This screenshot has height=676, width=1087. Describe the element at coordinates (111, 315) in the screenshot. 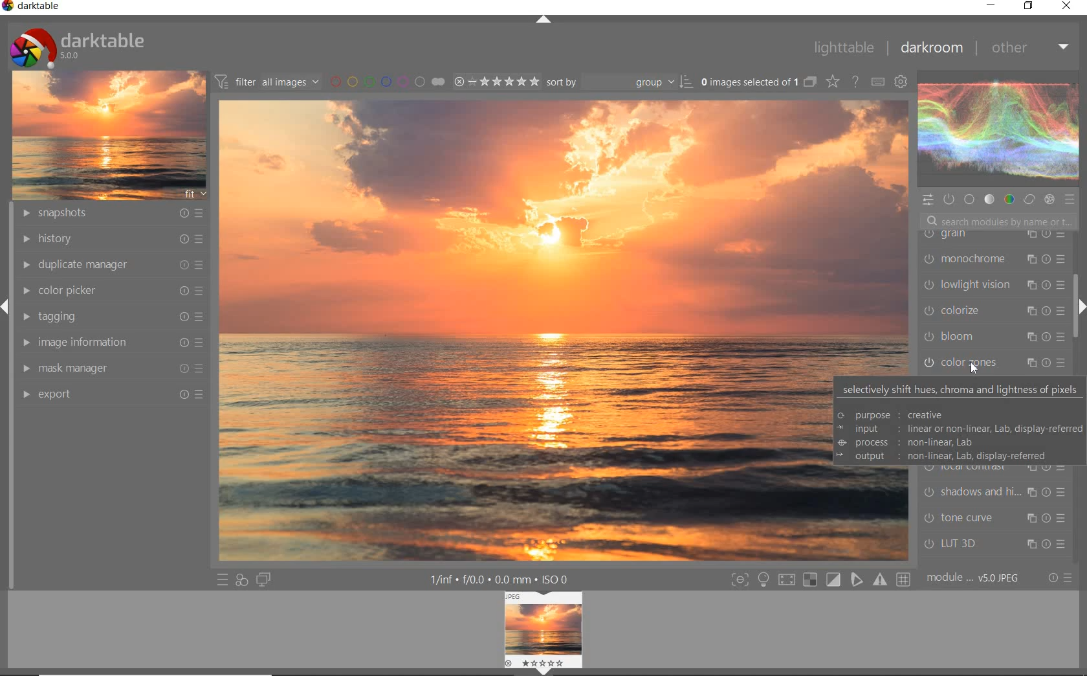

I see `TAGGING` at that location.